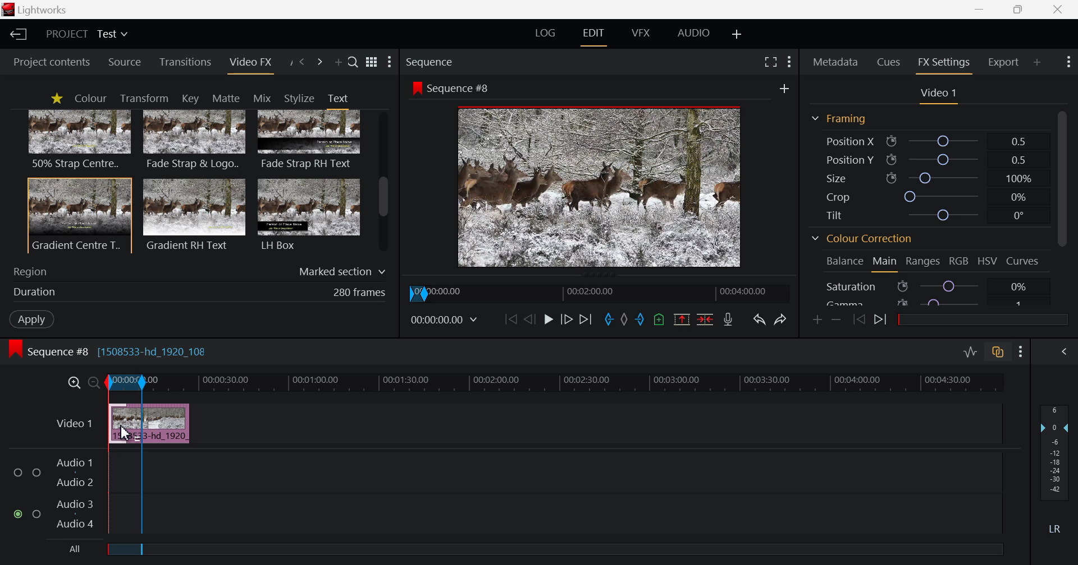  Describe the element at coordinates (319, 62) in the screenshot. I see `Next Panel` at that location.